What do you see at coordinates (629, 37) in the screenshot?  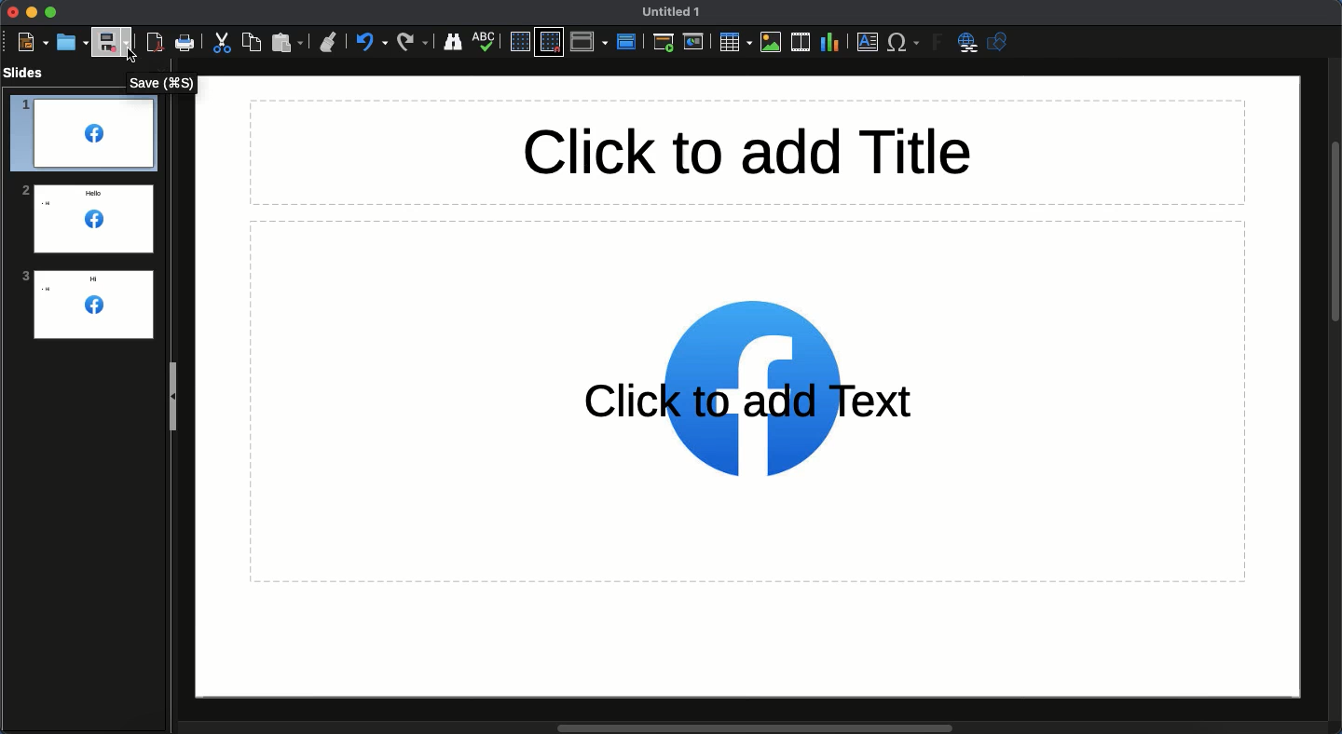 I see `Master slide` at bounding box center [629, 37].